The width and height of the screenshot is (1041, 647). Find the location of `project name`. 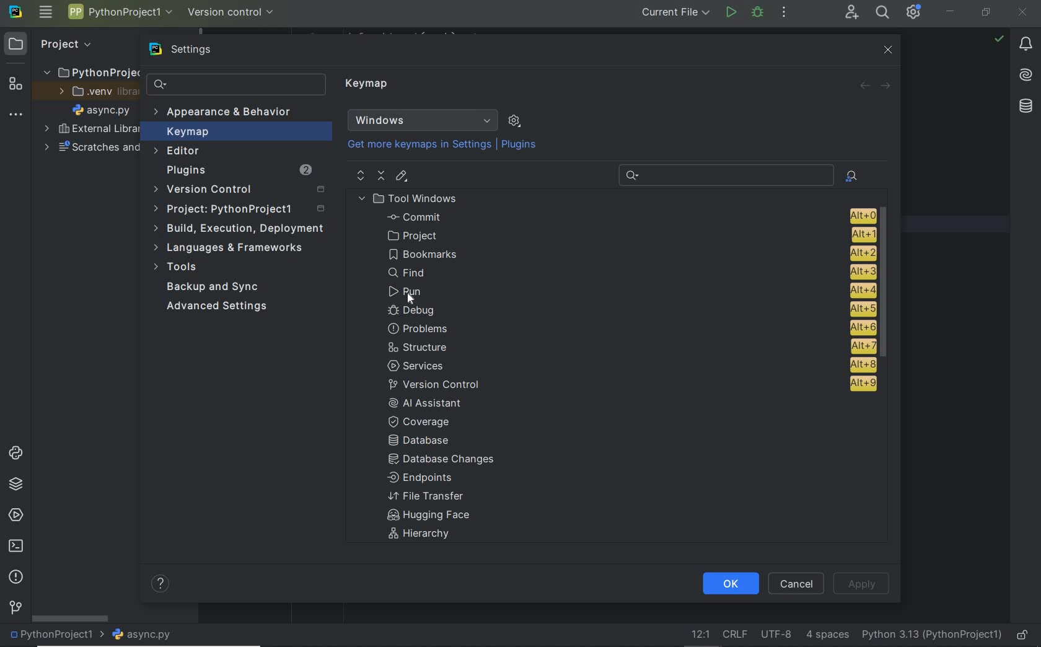

project name is located at coordinates (54, 636).